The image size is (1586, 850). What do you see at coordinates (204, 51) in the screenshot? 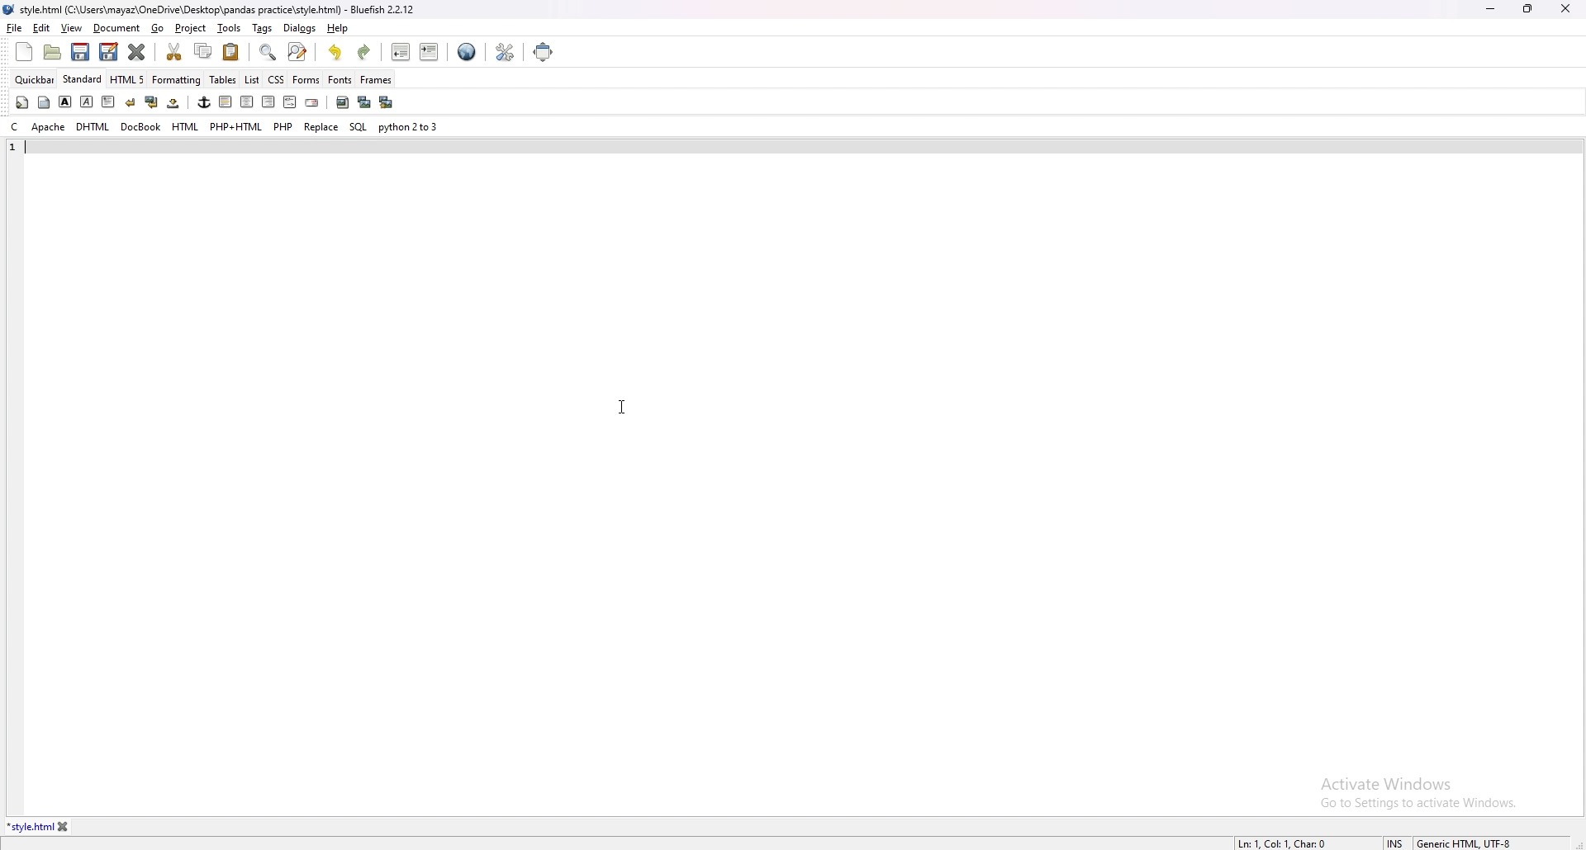
I see `copy` at bounding box center [204, 51].